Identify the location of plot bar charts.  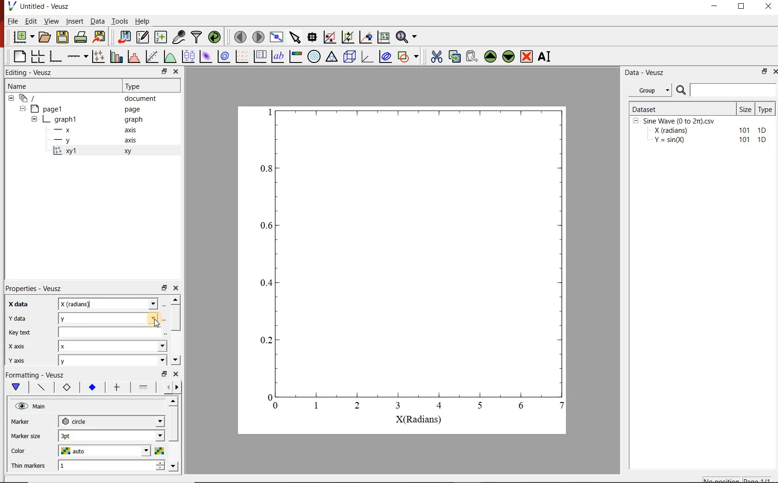
(118, 56).